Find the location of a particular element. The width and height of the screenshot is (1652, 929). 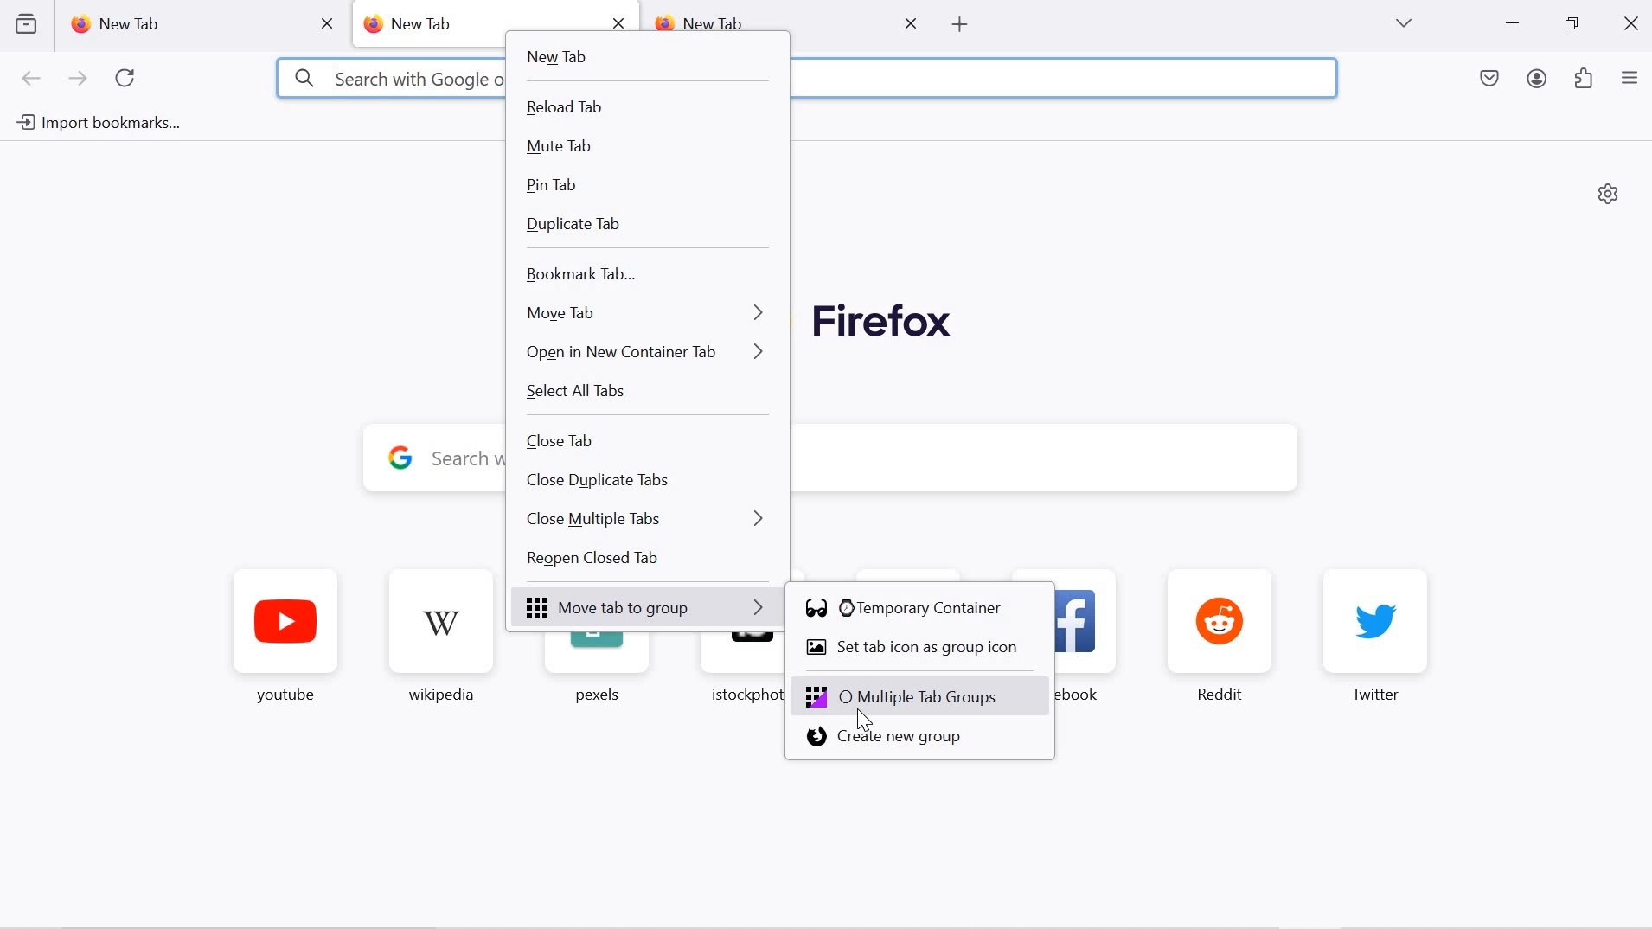

youtube favorite is located at coordinates (286, 640).